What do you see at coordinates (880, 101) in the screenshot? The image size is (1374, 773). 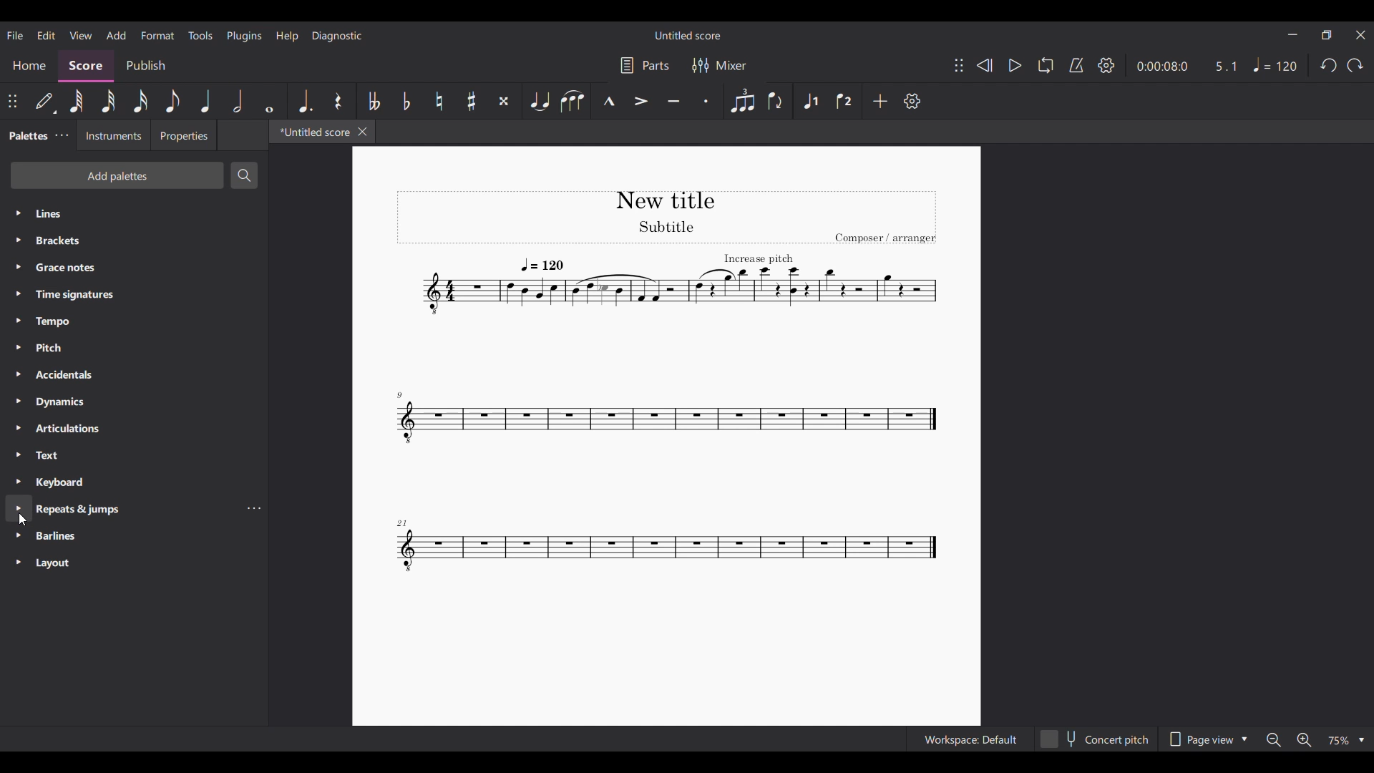 I see `Add` at bounding box center [880, 101].